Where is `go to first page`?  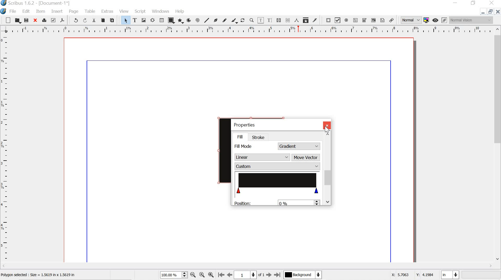 go to first page is located at coordinates (222, 276).